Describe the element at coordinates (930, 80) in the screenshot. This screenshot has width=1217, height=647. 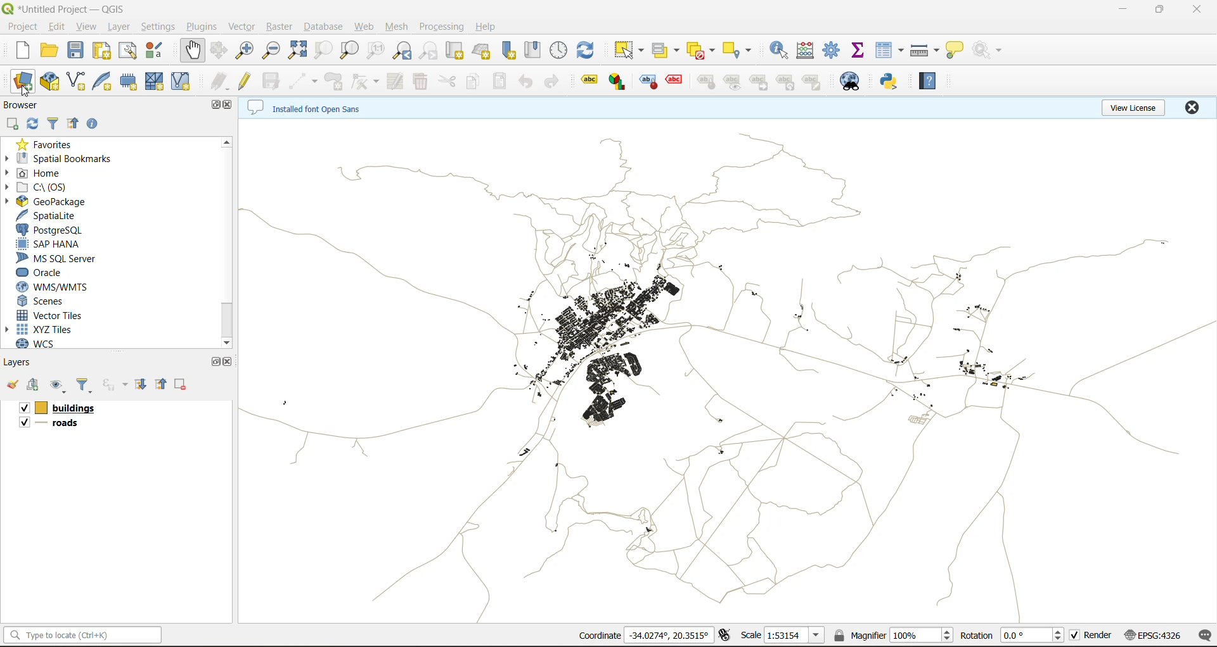
I see `help` at that location.